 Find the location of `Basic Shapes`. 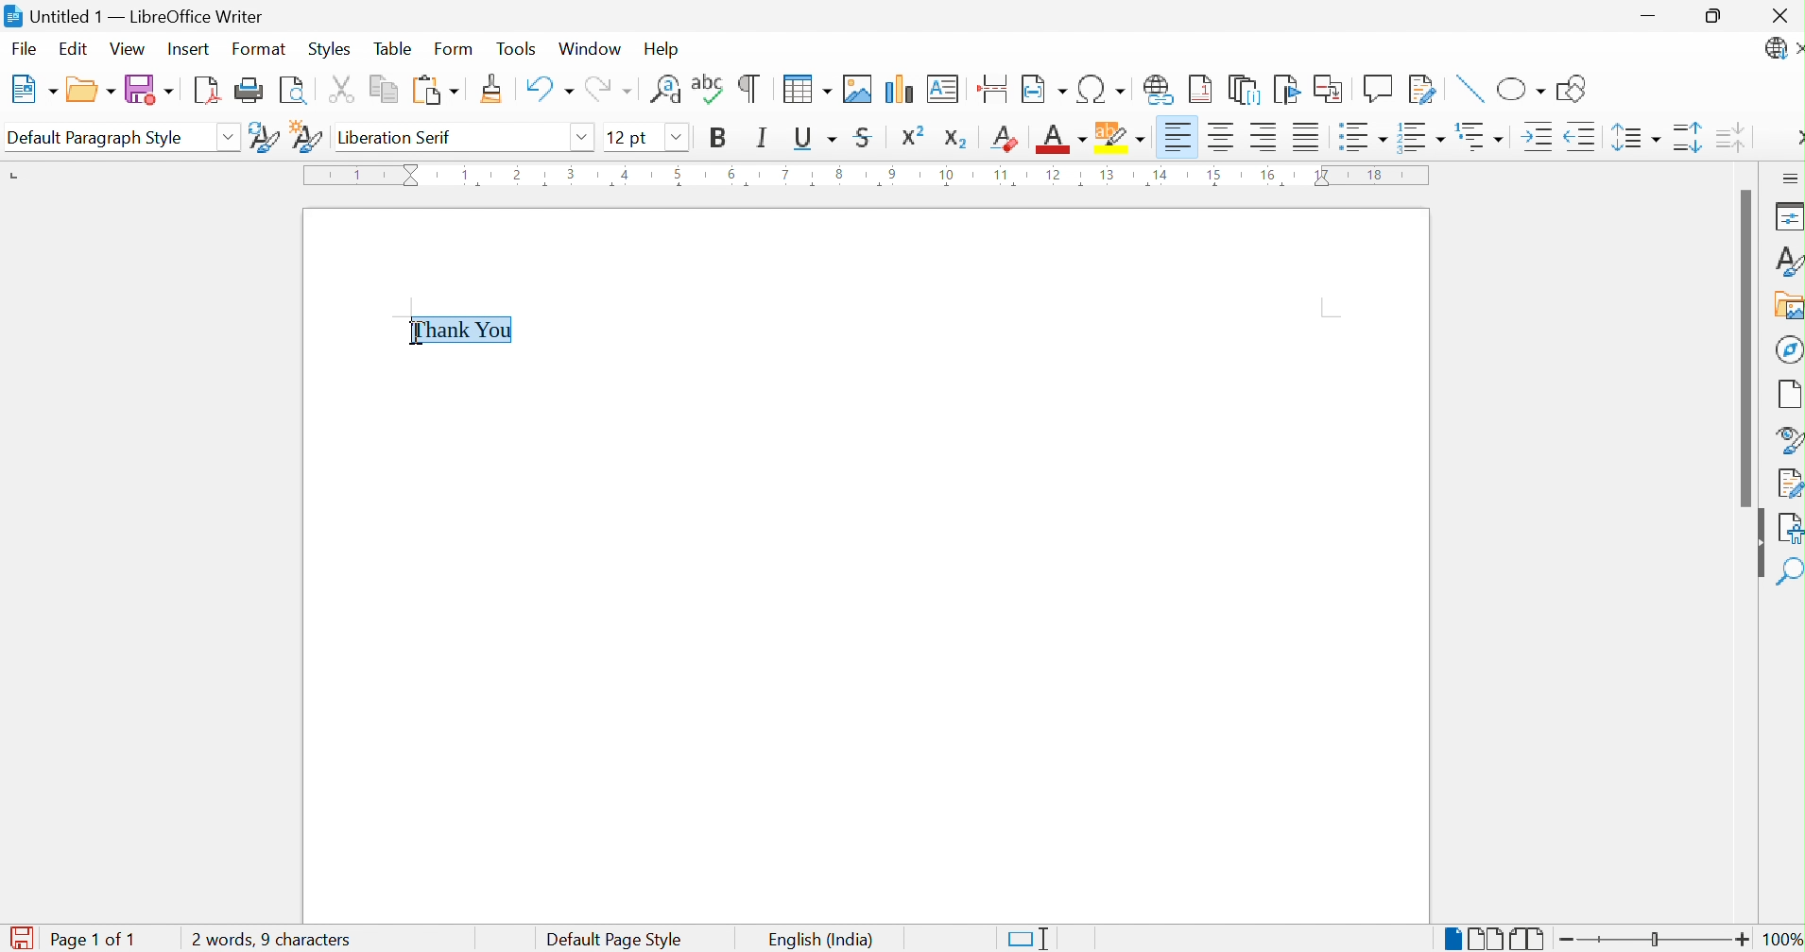

Basic Shapes is located at coordinates (1519, 86).